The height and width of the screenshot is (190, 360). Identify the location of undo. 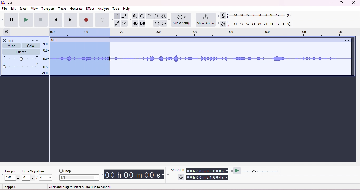
(157, 23).